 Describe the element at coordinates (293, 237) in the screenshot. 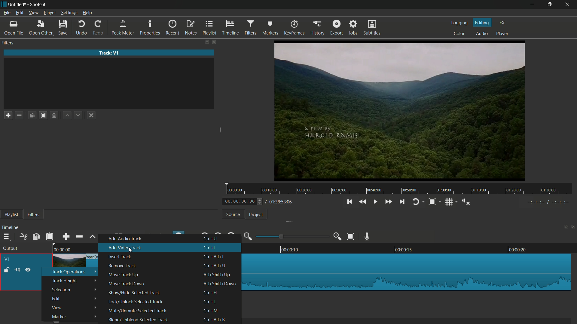

I see `adjustment bar` at that location.